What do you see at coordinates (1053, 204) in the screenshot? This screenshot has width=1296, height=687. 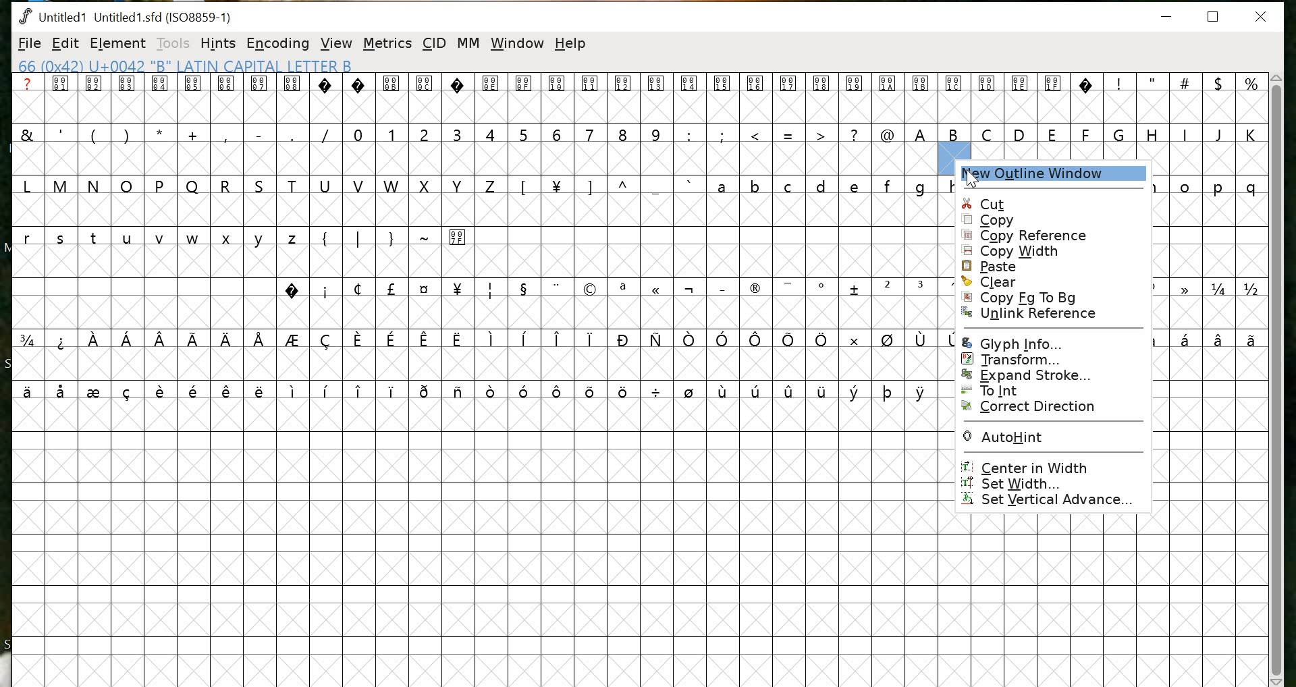 I see `cut` at bounding box center [1053, 204].